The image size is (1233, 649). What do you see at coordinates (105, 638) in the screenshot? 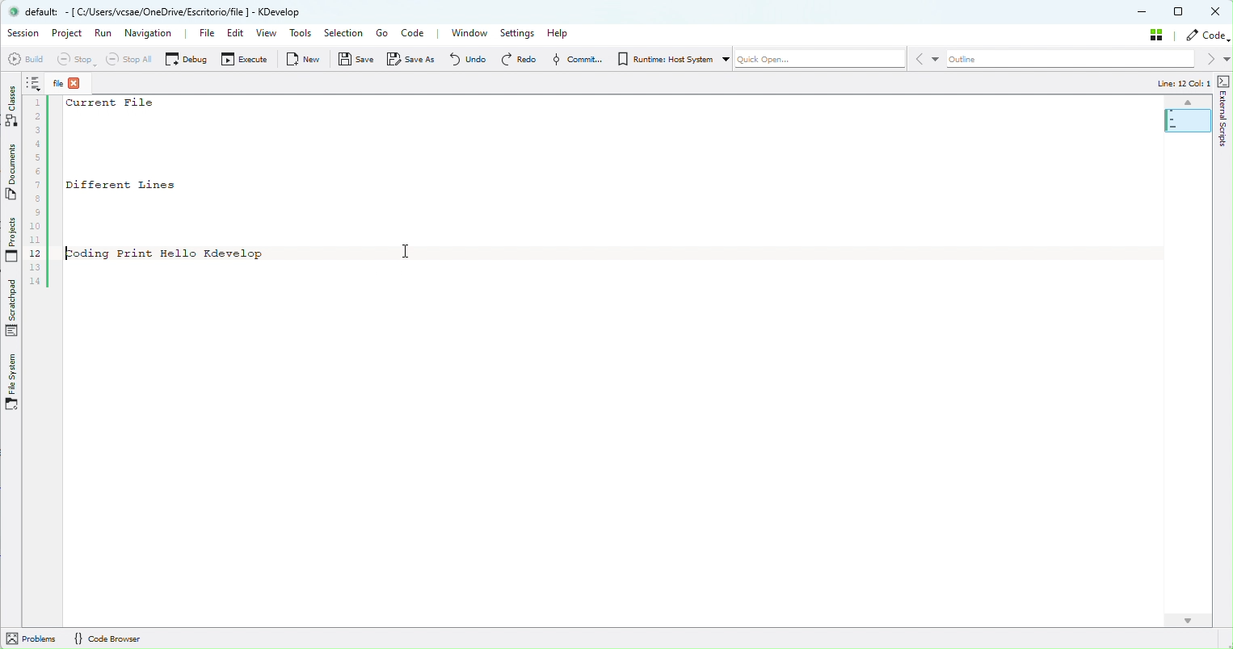
I see `Problems {} Code Browser` at bounding box center [105, 638].